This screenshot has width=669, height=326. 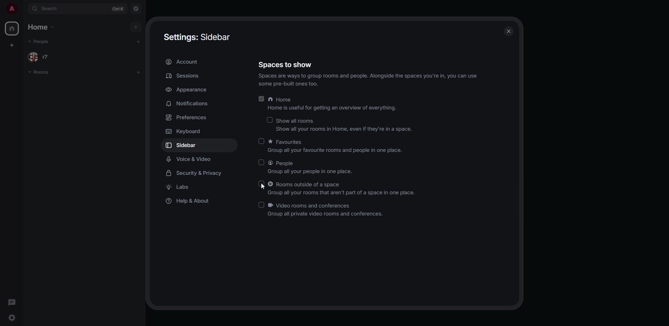 I want to click on add, so click(x=135, y=26).